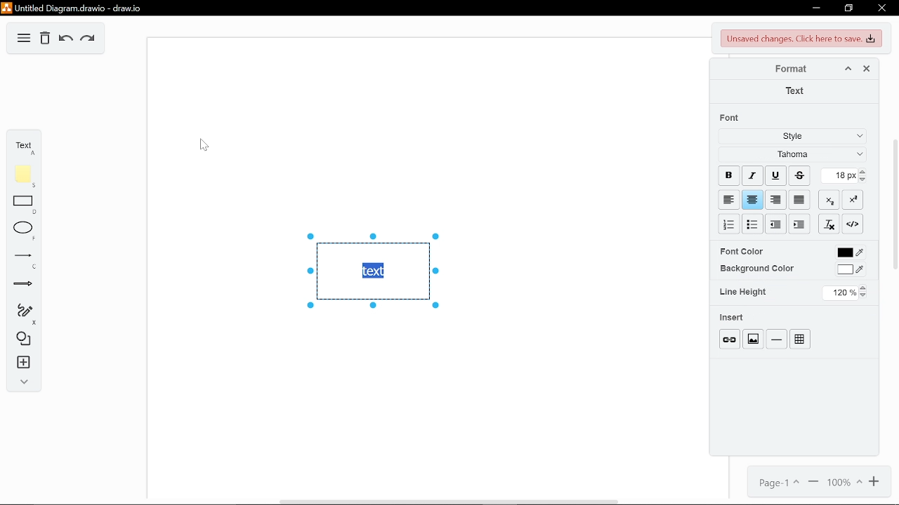  Describe the element at coordinates (847, 69) in the screenshot. I see `collapse` at that location.